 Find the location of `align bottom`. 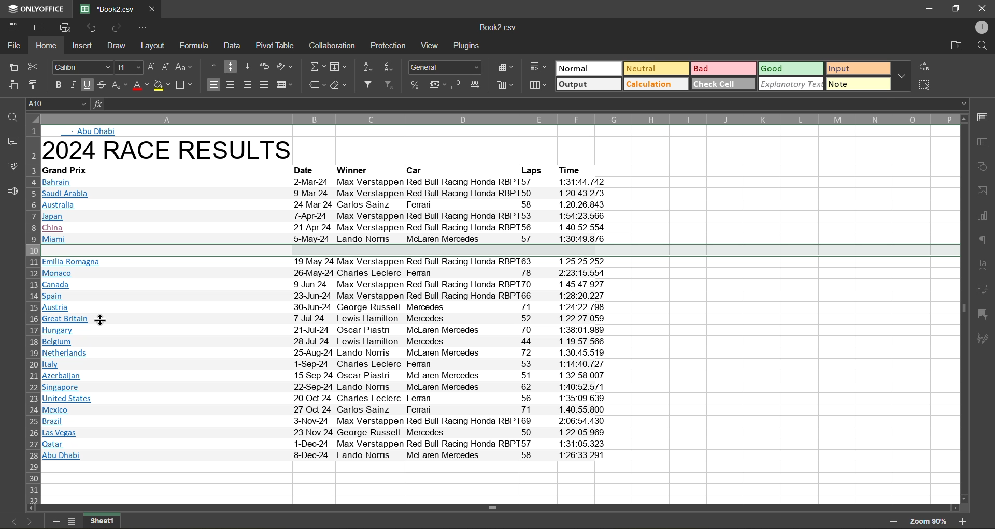

align bottom is located at coordinates (247, 67).